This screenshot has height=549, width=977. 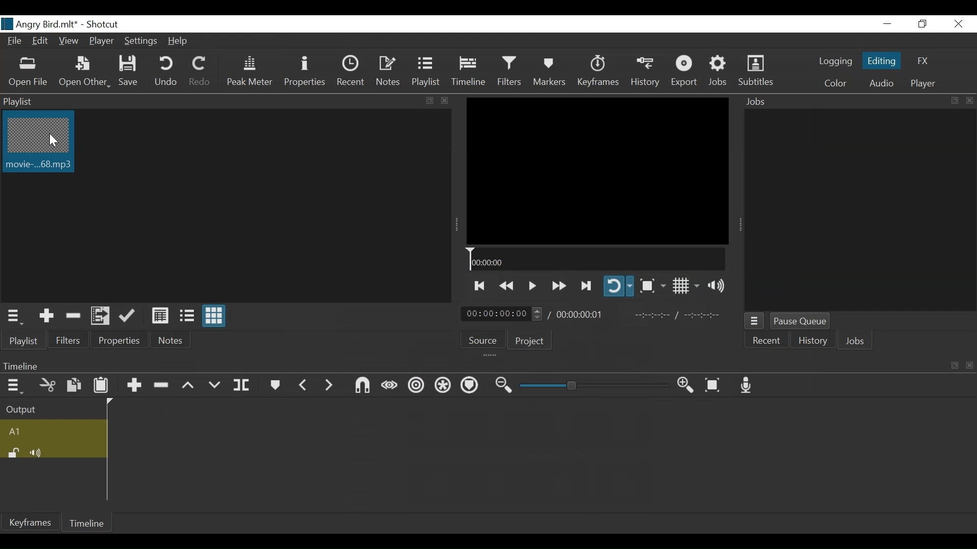 What do you see at coordinates (720, 72) in the screenshot?
I see `Jobs` at bounding box center [720, 72].